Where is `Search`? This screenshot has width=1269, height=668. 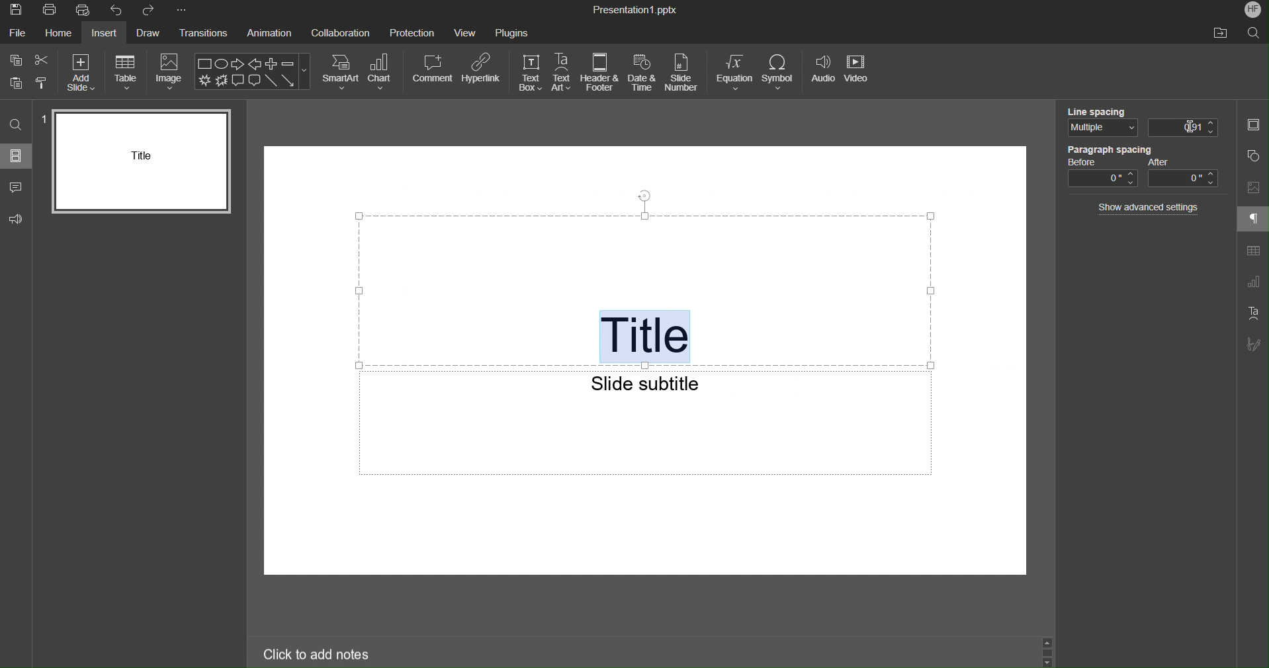
Search is located at coordinates (17, 125).